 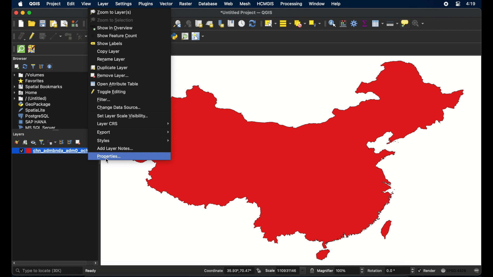 What do you see at coordinates (17, 67) in the screenshot?
I see `add selected layers` at bounding box center [17, 67].